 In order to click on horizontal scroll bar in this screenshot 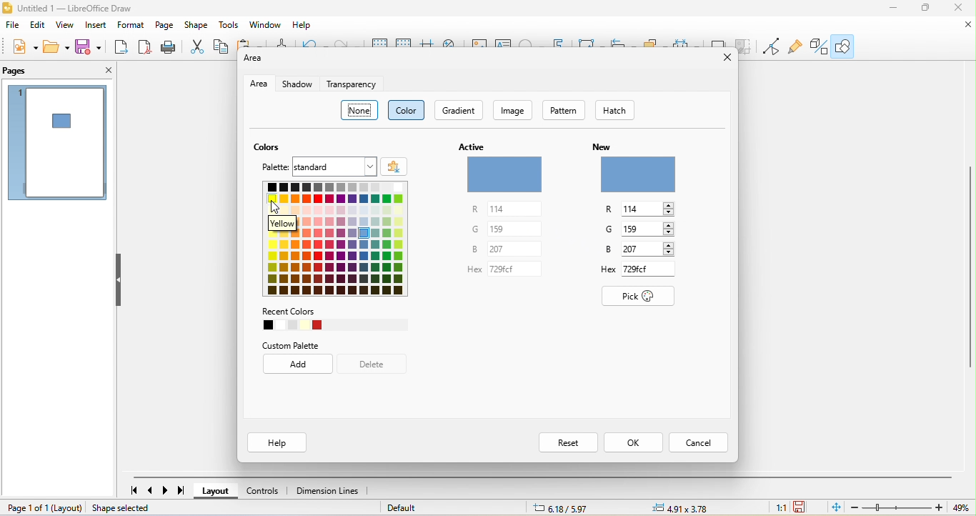, I will do `click(543, 475)`.